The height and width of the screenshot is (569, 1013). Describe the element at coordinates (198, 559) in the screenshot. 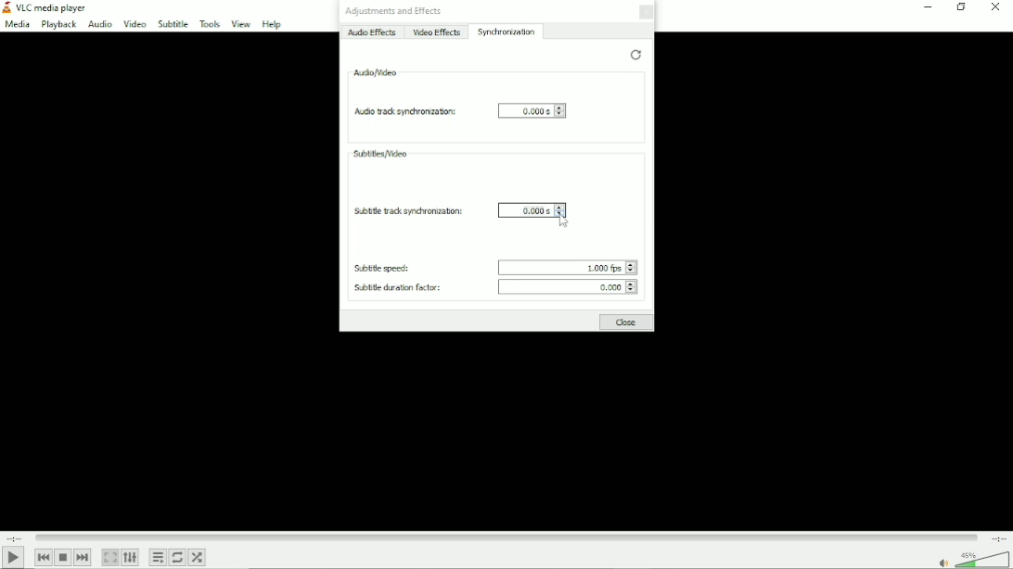

I see `Random` at that location.